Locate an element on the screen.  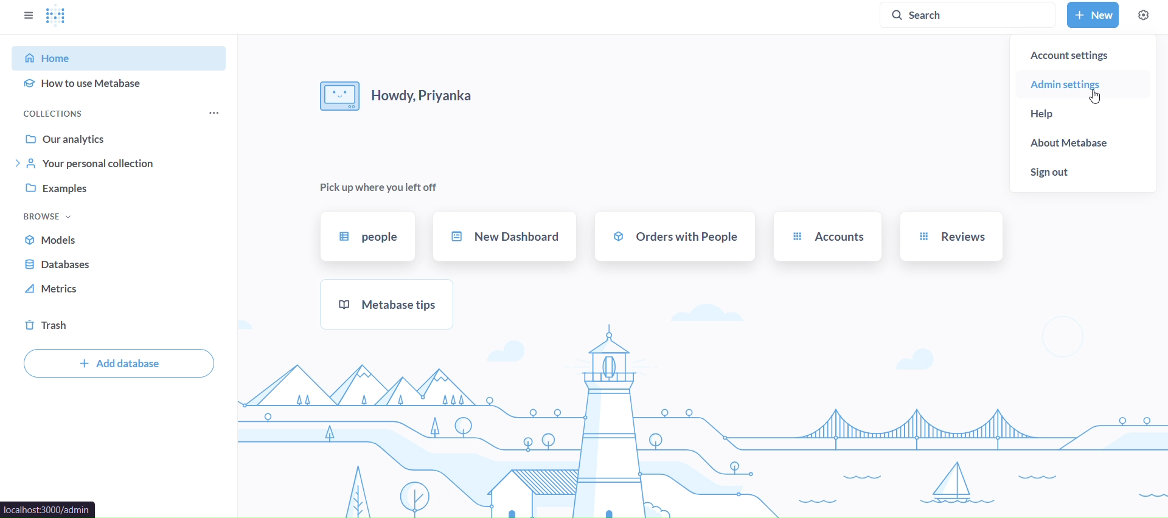
metabase is located at coordinates (387, 303).